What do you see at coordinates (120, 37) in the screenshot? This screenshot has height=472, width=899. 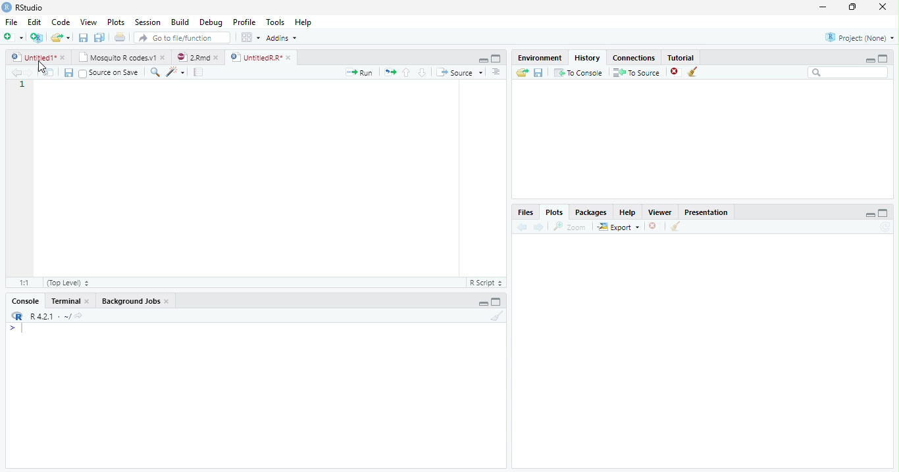 I see `Print the current file` at bounding box center [120, 37].